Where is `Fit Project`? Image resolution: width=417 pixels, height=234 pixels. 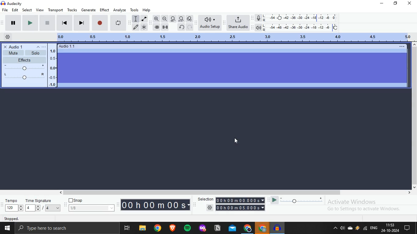 Fit Project is located at coordinates (181, 19).